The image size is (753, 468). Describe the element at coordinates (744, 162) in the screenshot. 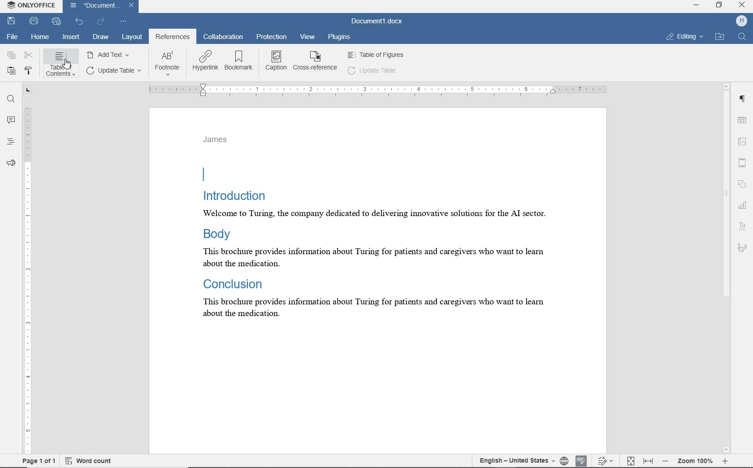

I see `header & footer` at that location.